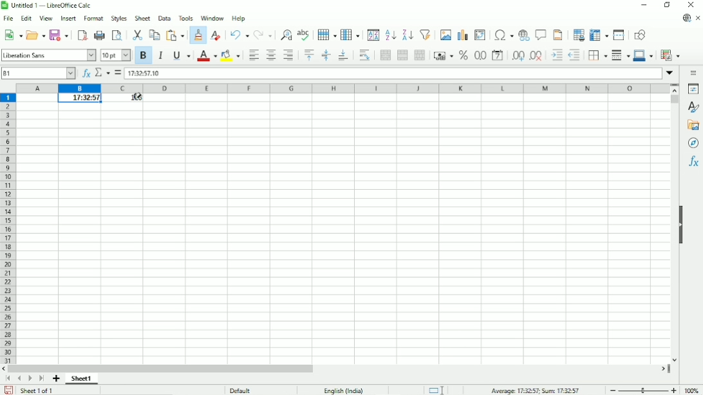 The image size is (703, 395). I want to click on Sort, so click(372, 35).